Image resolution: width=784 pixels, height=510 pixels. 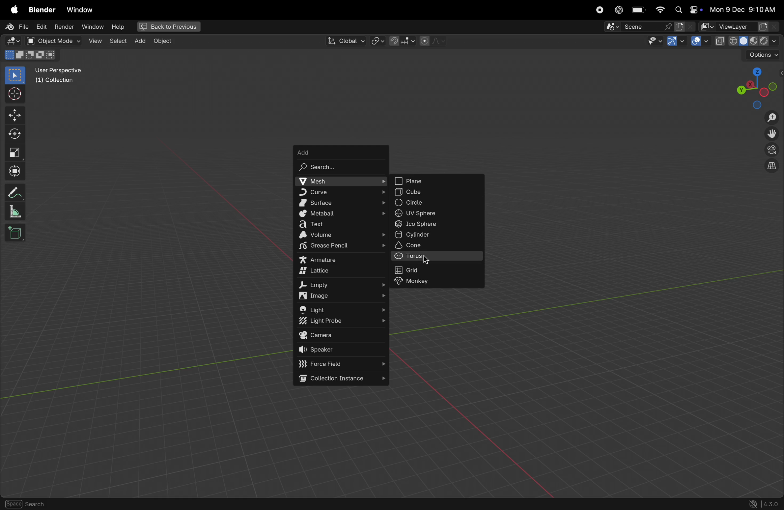 I want to click on object mode, so click(x=53, y=41).